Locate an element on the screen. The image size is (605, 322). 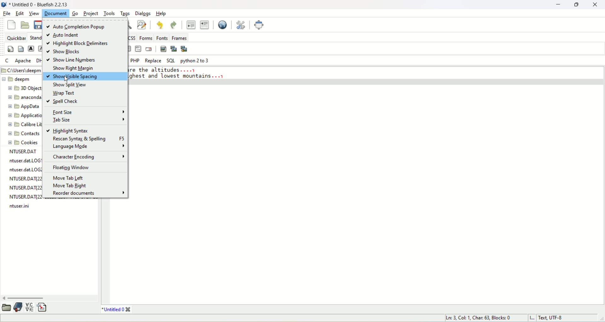
ln, col, char, blocks is located at coordinates (479, 318).